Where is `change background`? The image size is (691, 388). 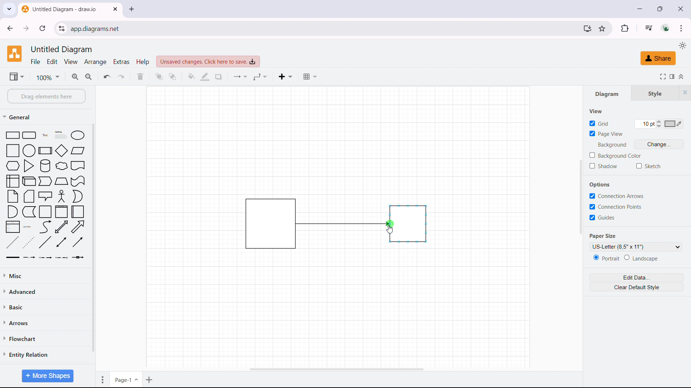
change background is located at coordinates (660, 144).